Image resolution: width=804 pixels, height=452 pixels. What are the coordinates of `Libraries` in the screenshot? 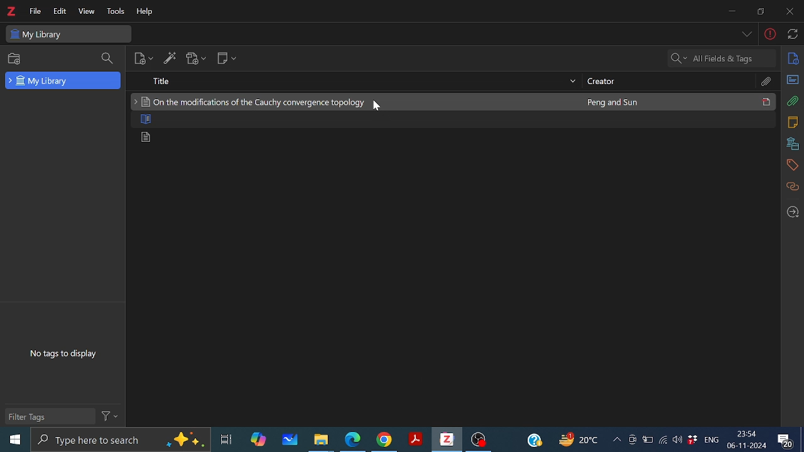 It's located at (793, 144).